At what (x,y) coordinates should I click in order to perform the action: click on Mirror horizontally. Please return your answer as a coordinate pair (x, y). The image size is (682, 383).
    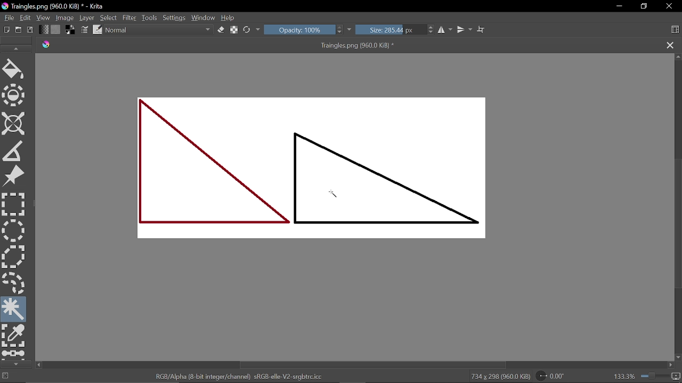
    Looking at the image, I should click on (445, 29).